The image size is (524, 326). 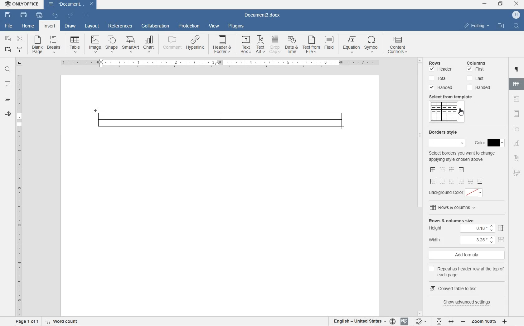 I want to click on inserted table, so click(x=219, y=119).